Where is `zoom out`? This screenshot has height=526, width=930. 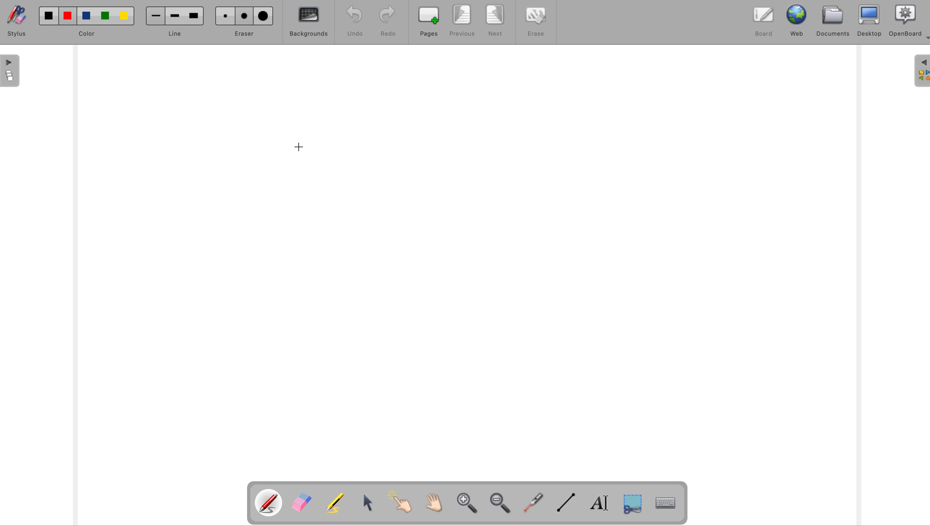
zoom out is located at coordinates (503, 504).